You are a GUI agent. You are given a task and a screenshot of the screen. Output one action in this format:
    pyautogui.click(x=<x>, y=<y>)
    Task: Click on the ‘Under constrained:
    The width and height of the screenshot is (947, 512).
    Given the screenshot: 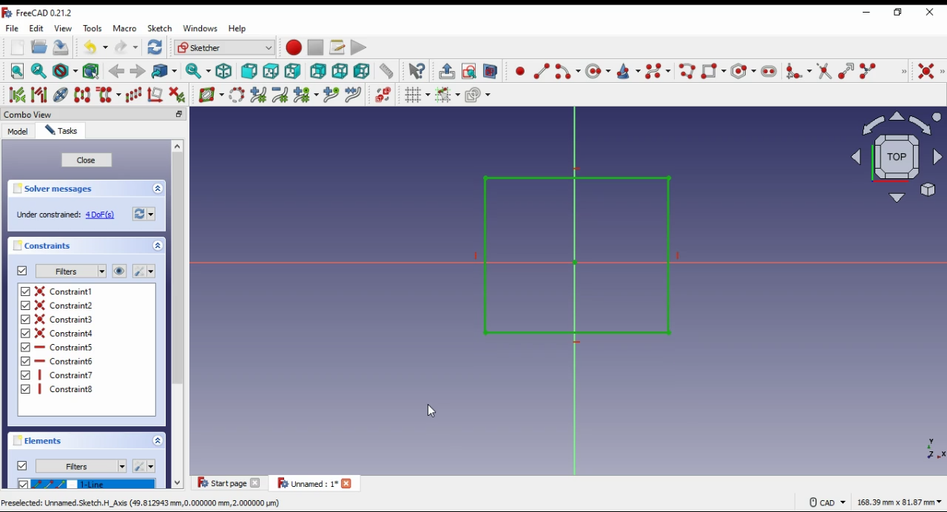 What is the action you would take?
    pyautogui.click(x=48, y=215)
    